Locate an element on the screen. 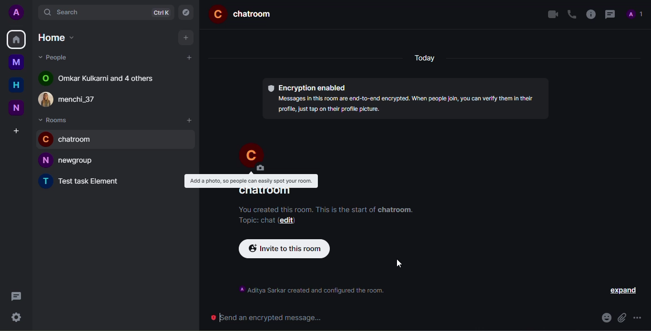  ctrlK is located at coordinates (161, 13).